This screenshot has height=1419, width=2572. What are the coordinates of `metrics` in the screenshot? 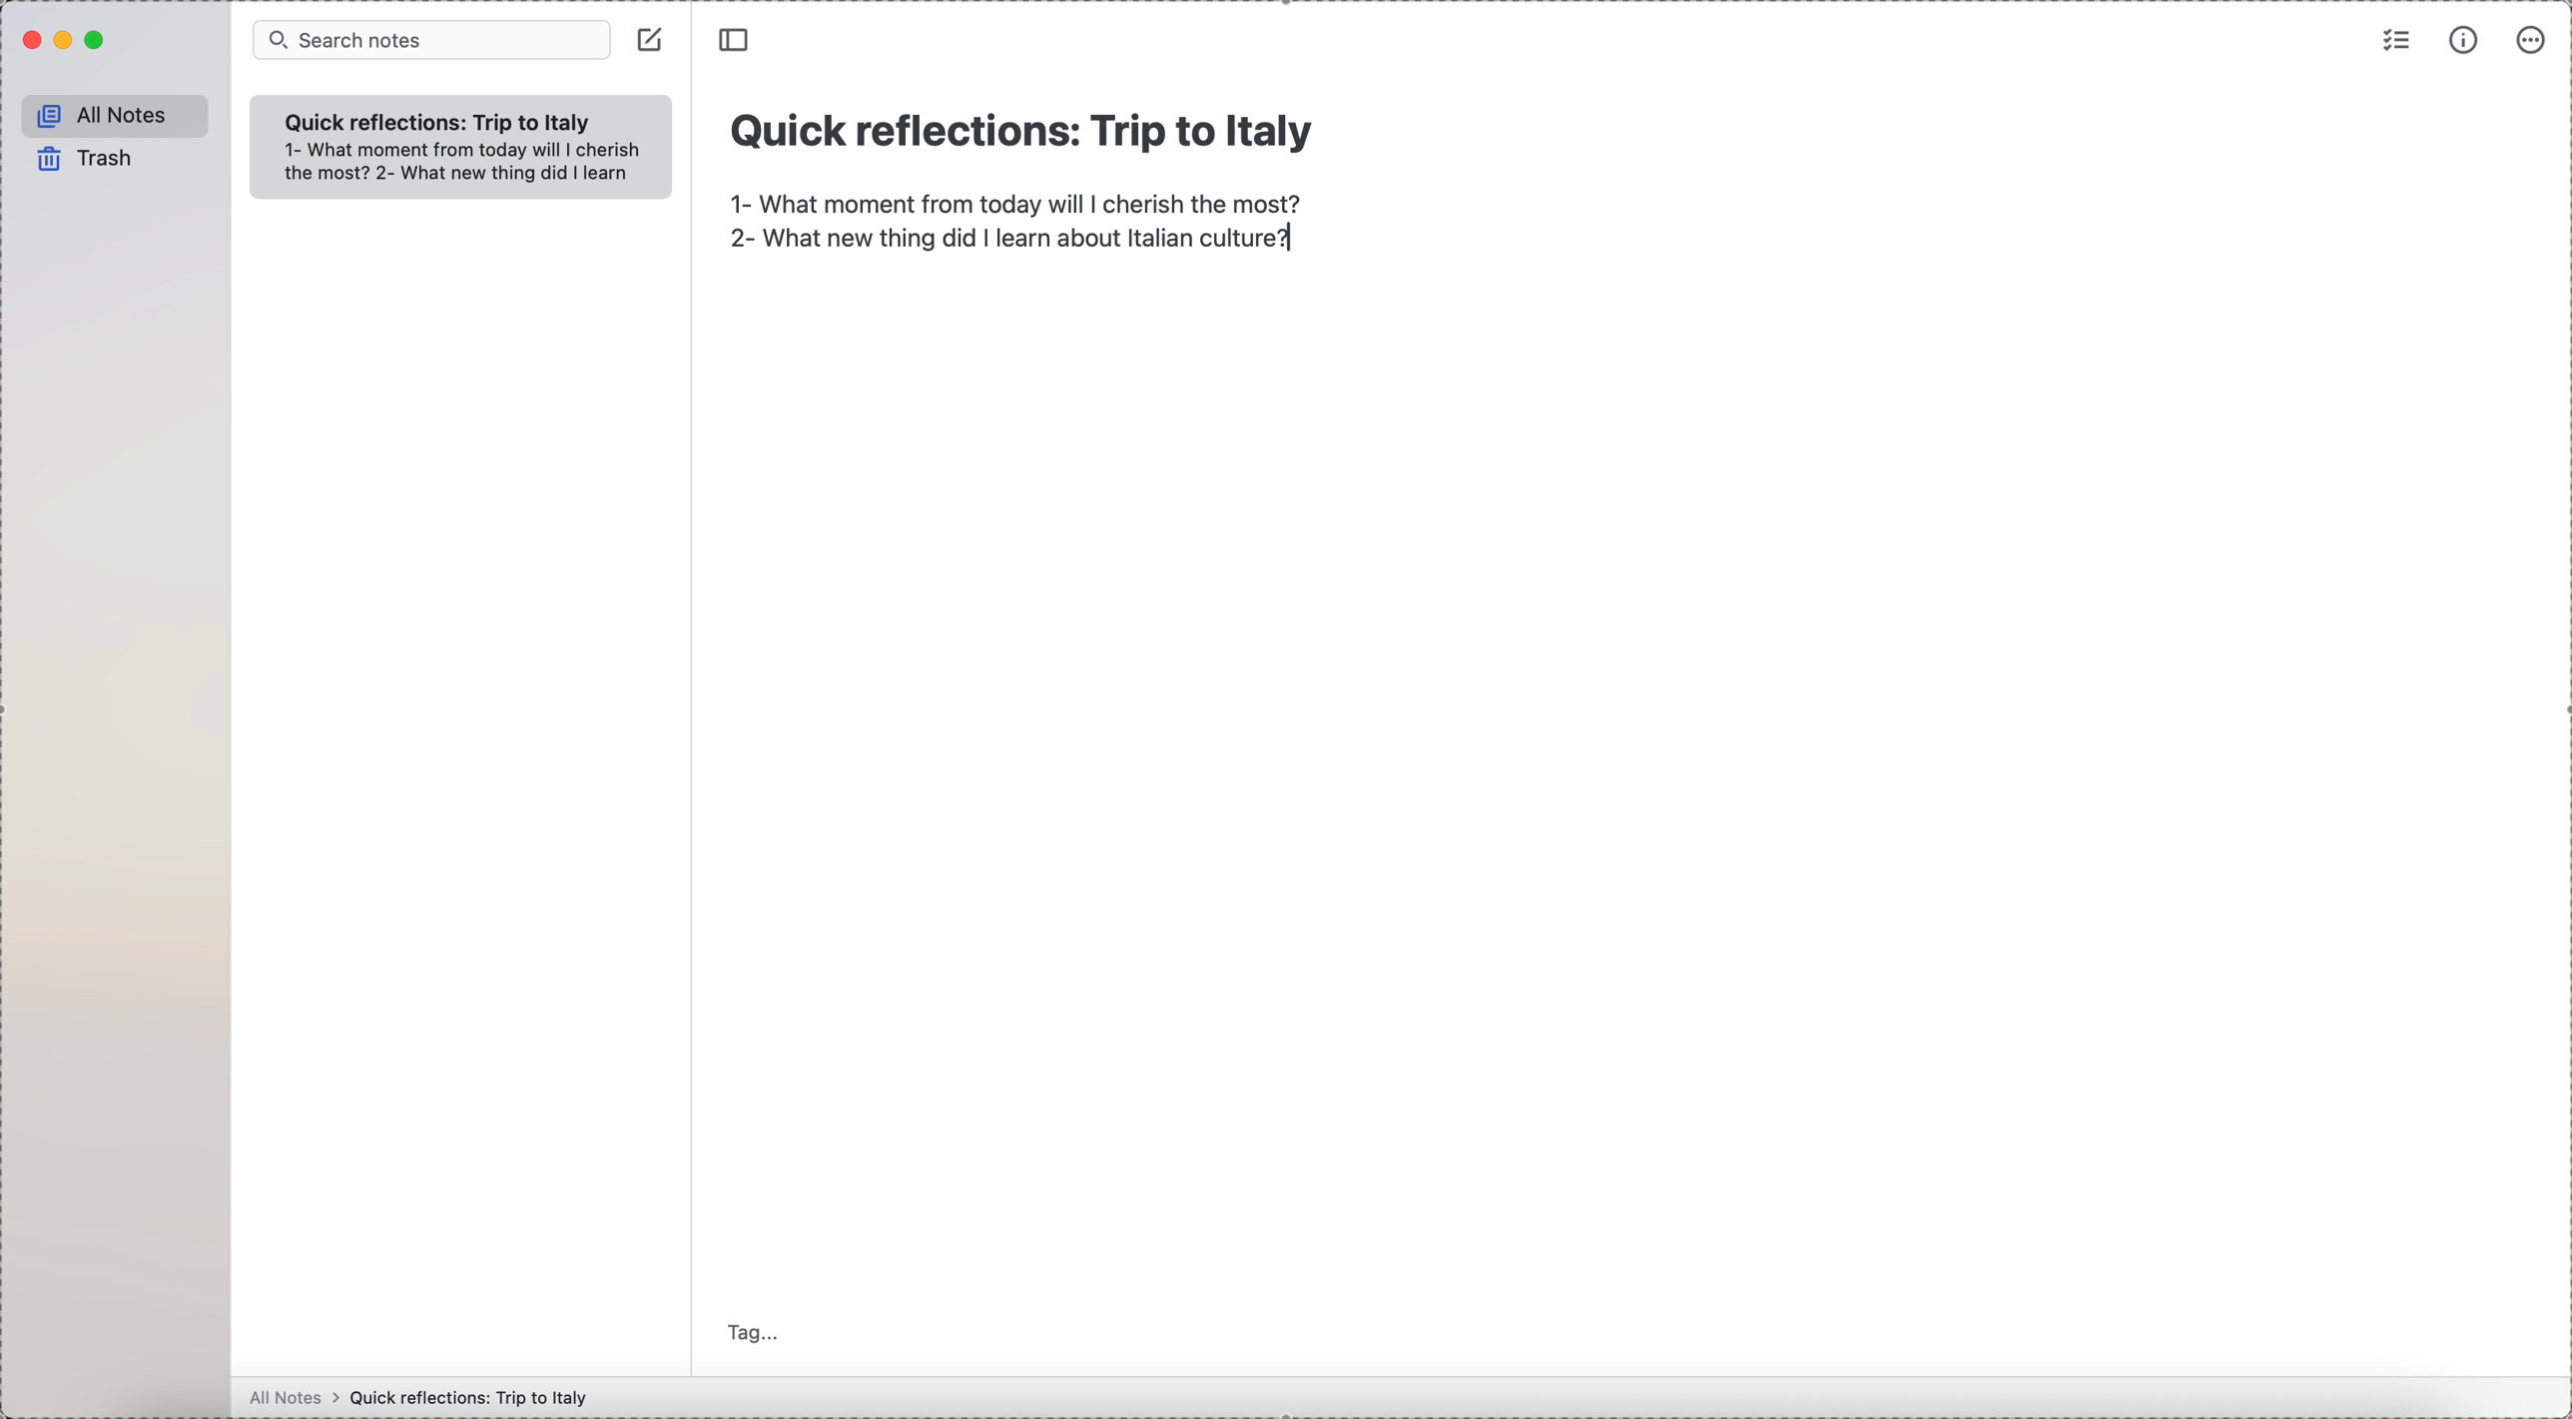 It's located at (2466, 39).